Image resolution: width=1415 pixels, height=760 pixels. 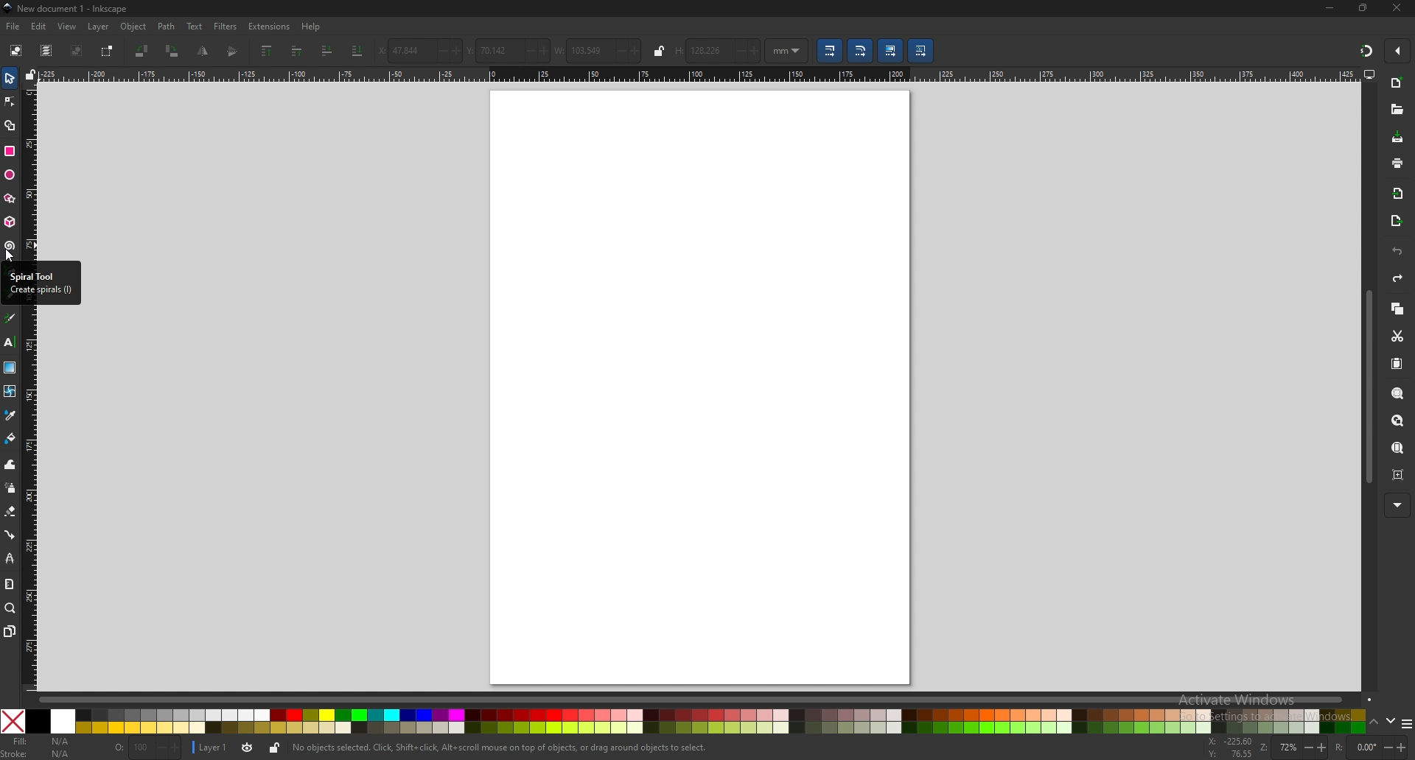 What do you see at coordinates (10, 438) in the screenshot?
I see `paint bucket` at bounding box center [10, 438].